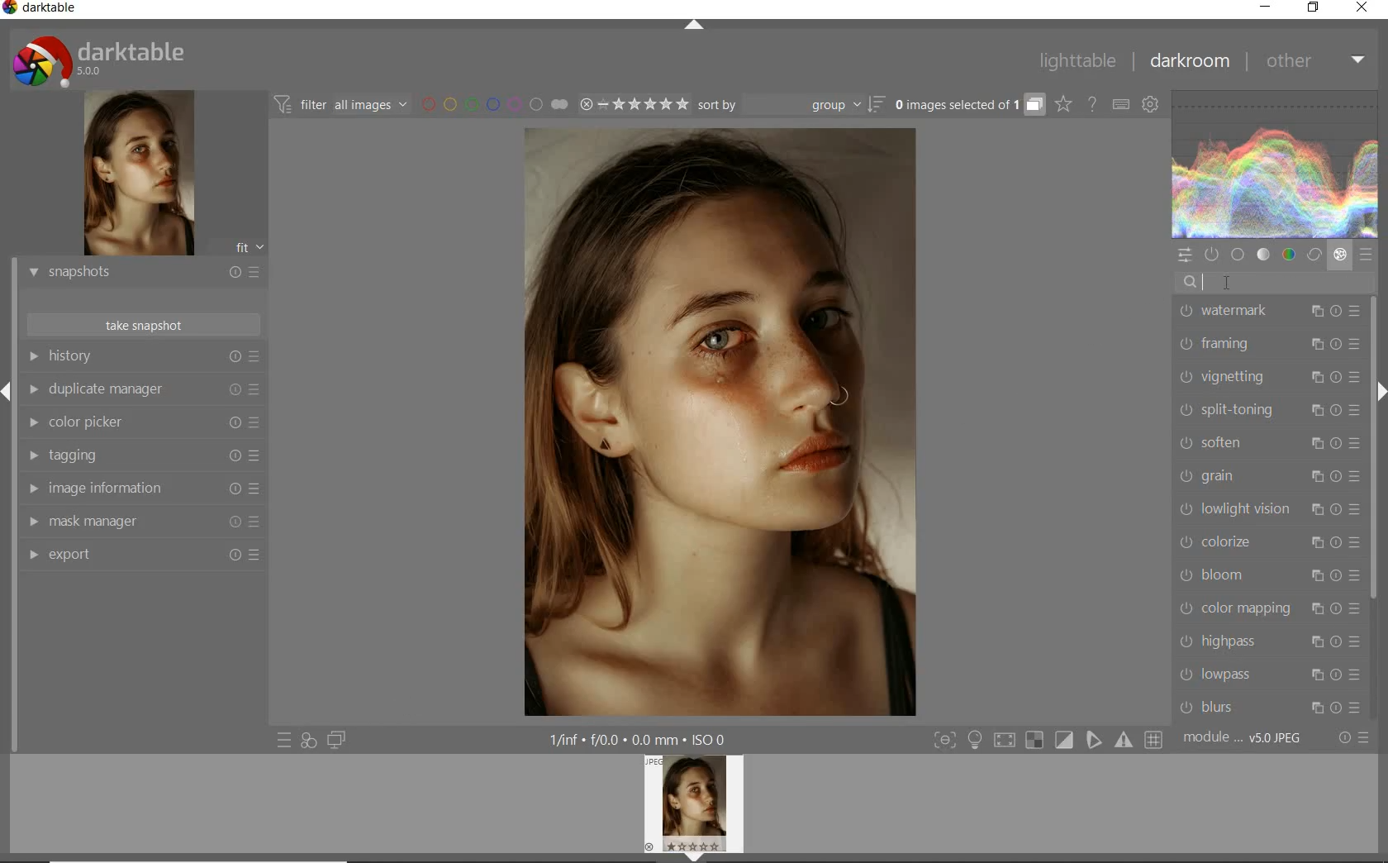 The width and height of the screenshot is (1388, 863). Describe the element at coordinates (633, 106) in the screenshot. I see `range rating of selected images` at that location.